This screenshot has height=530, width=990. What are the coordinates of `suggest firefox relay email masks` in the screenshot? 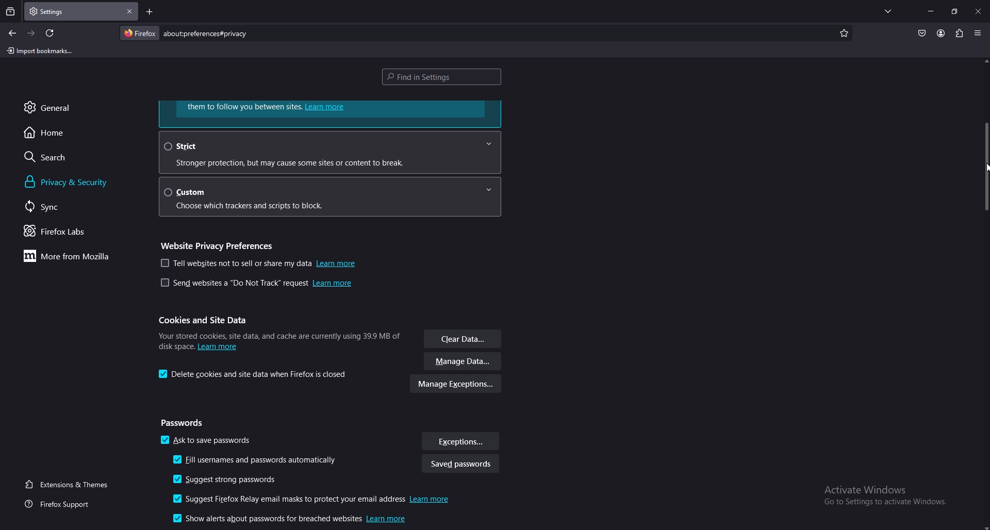 It's located at (315, 500).